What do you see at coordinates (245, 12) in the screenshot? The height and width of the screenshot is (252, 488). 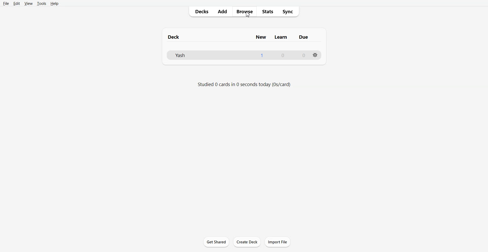 I see `Browse` at bounding box center [245, 12].